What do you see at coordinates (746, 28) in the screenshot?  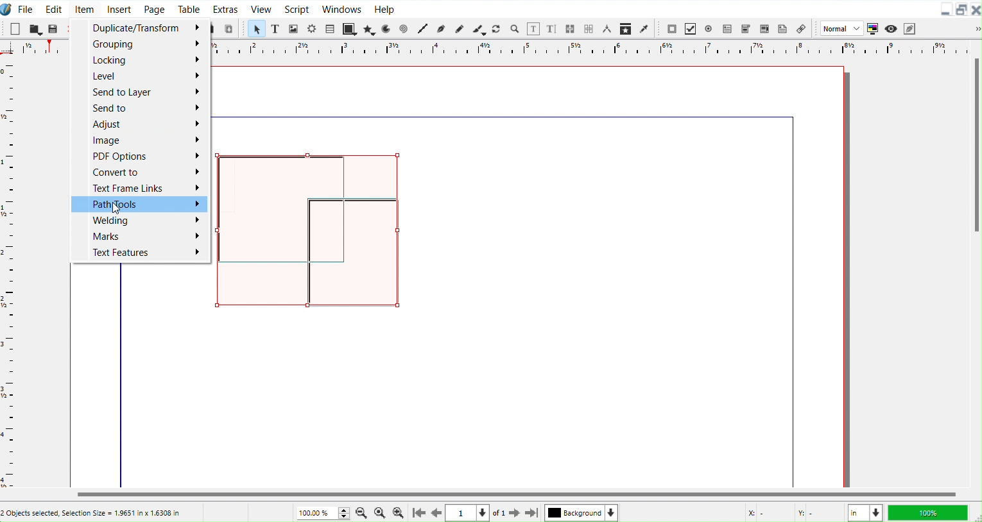 I see `PDF Combo Box` at bounding box center [746, 28].